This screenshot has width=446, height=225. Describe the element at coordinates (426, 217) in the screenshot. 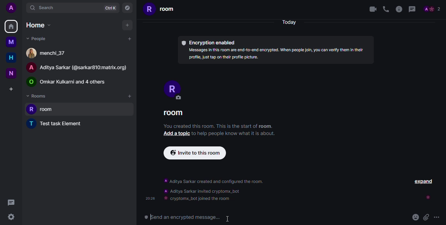

I see `attach` at that location.